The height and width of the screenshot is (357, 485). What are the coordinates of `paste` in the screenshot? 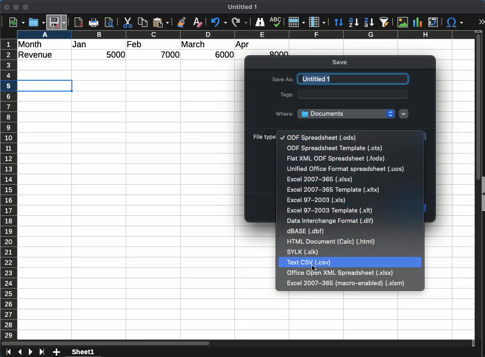 It's located at (162, 23).